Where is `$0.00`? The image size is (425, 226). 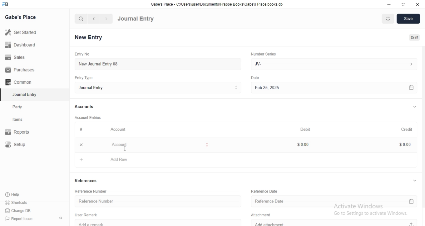
$0.00 is located at coordinates (402, 144).